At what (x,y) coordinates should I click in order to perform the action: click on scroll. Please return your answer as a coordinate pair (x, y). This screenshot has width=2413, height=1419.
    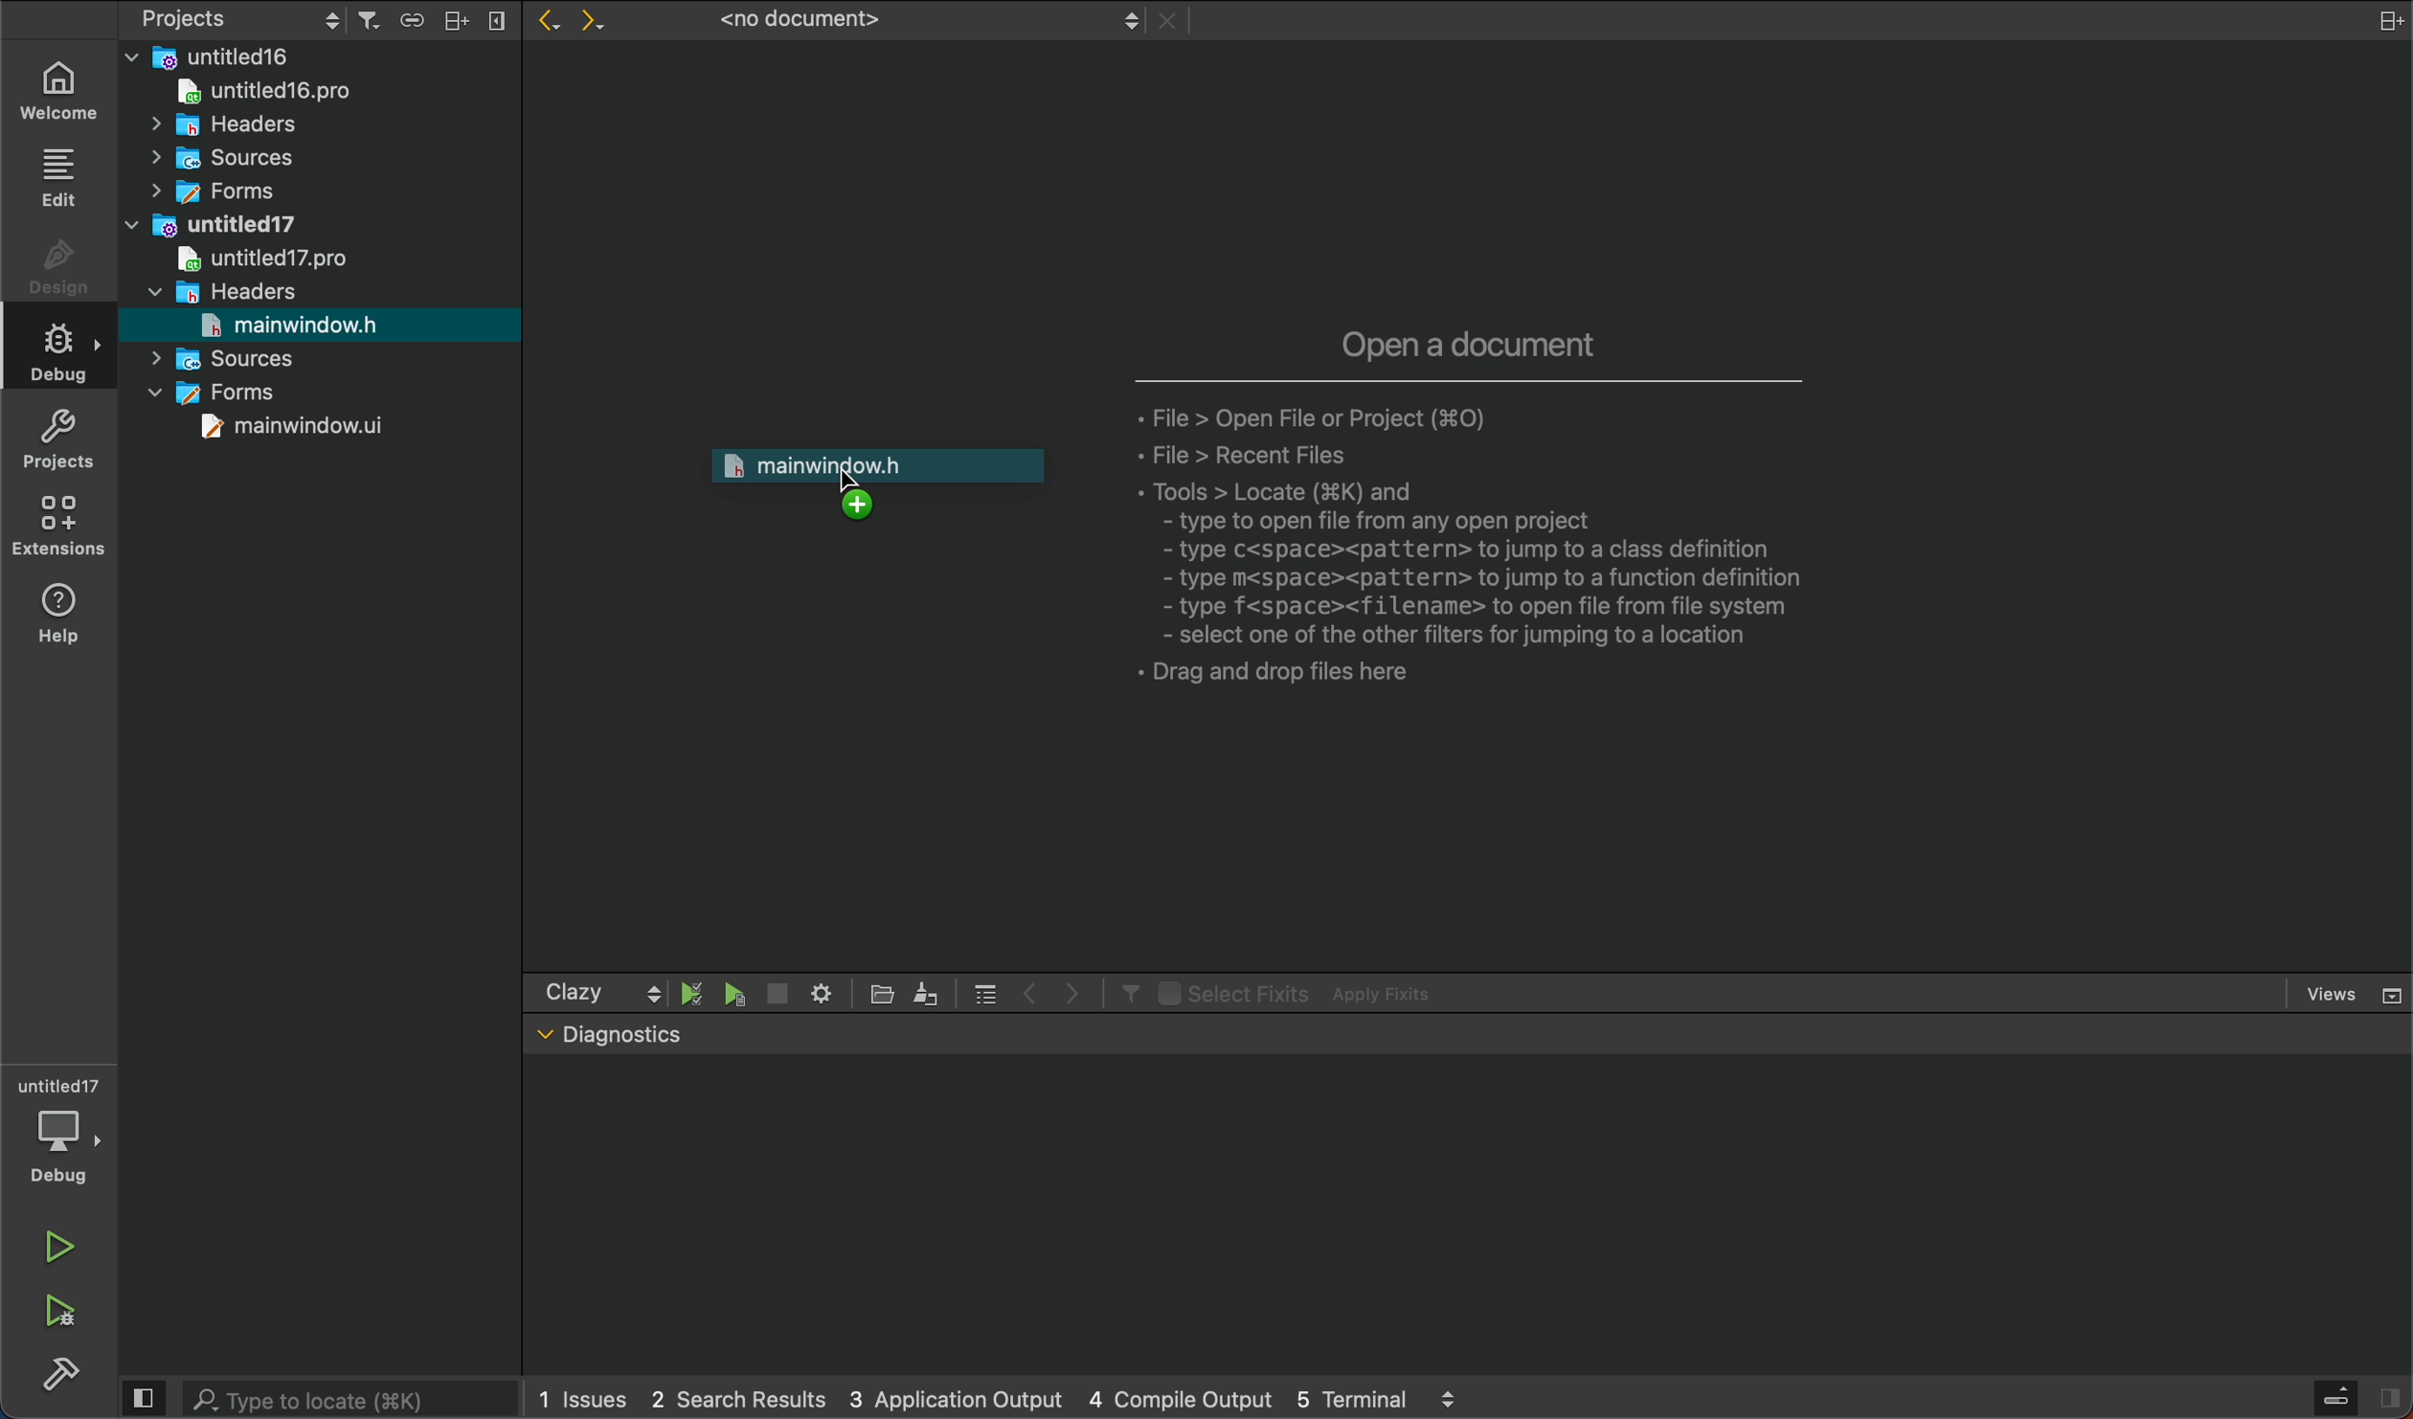
    Looking at the image, I should click on (653, 992).